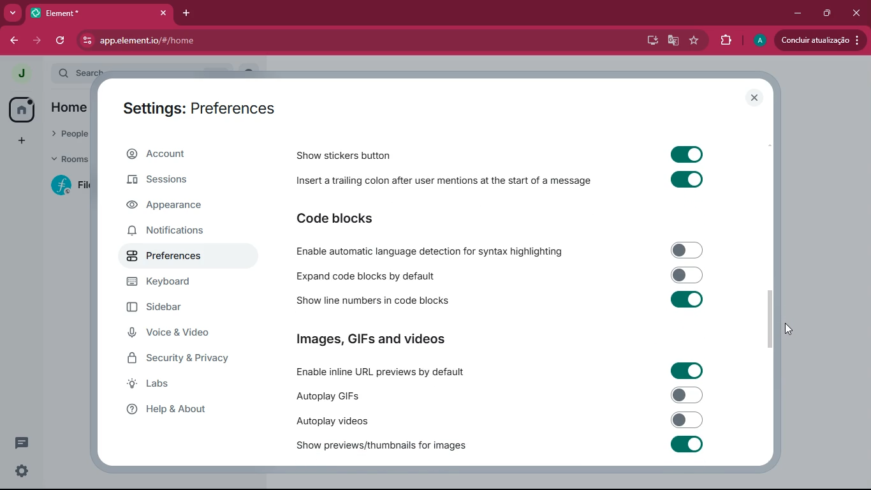  What do you see at coordinates (177, 157) in the screenshot?
I see `account` at bounding box center [177, 157].